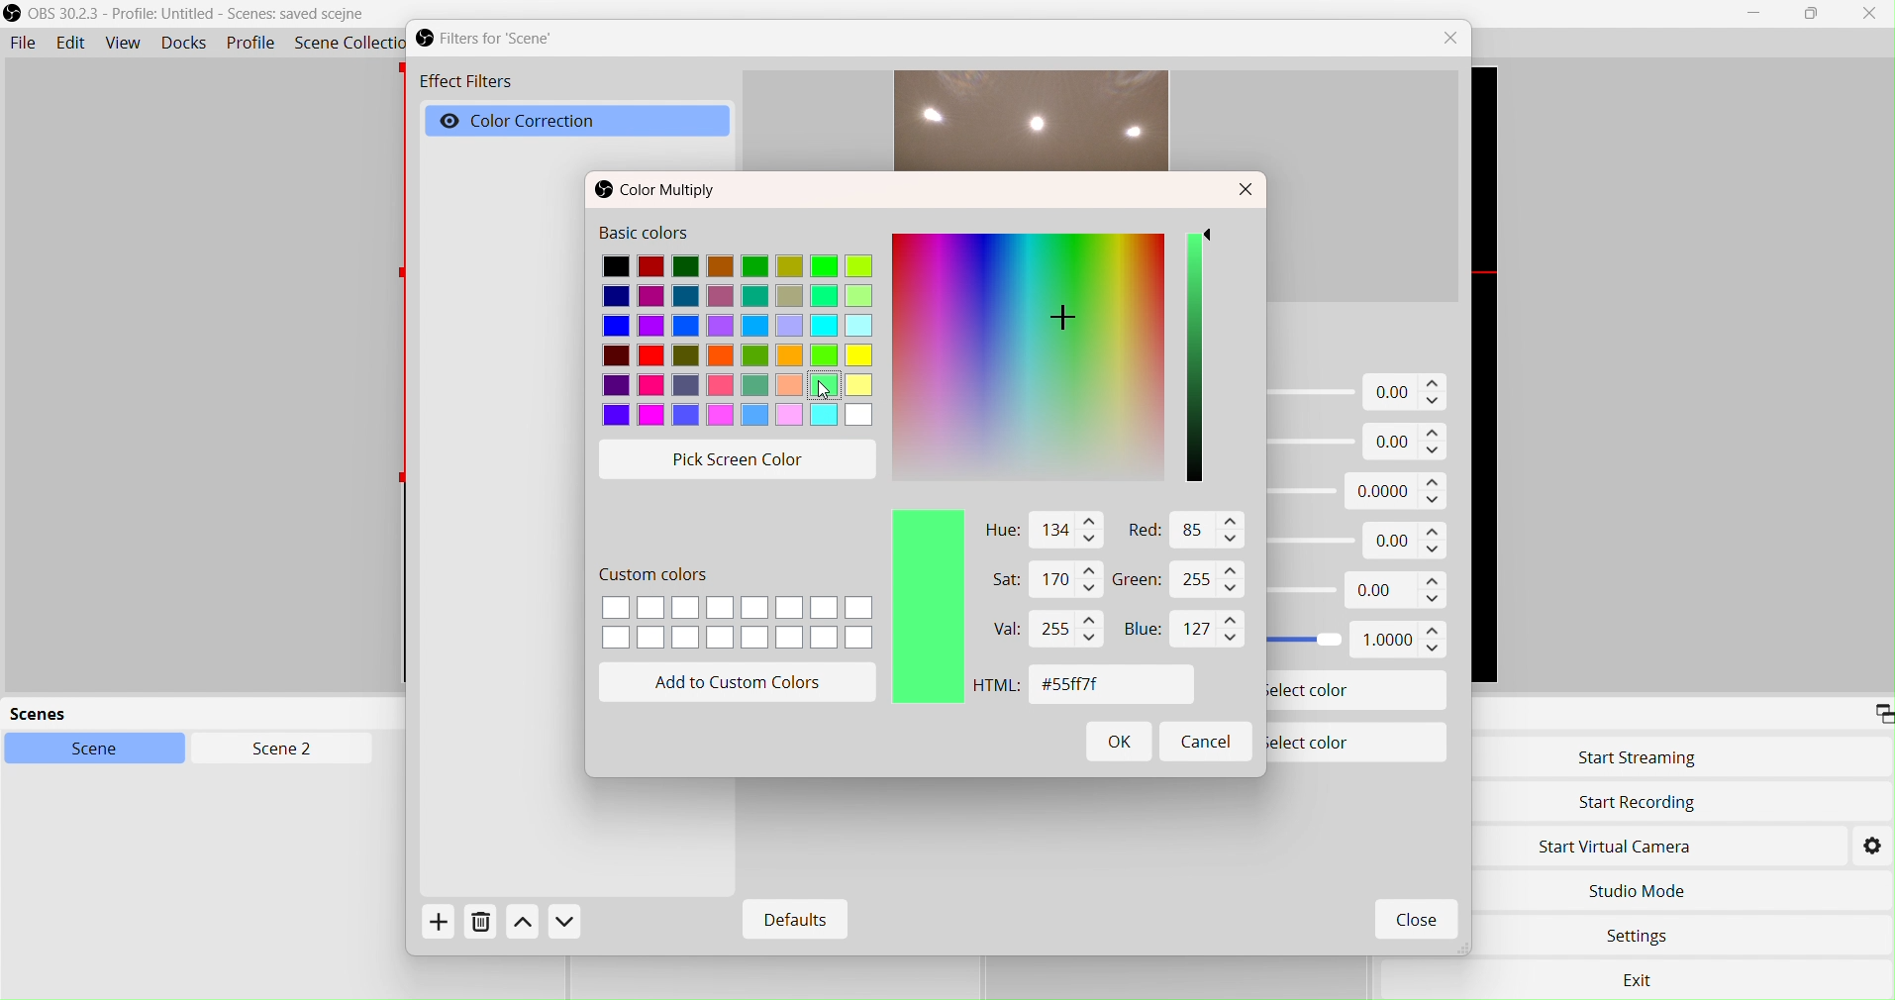 Image resolution: width=1895 pixels, height=1000 pixels. I want to click on color picker, so click(1030, 360).